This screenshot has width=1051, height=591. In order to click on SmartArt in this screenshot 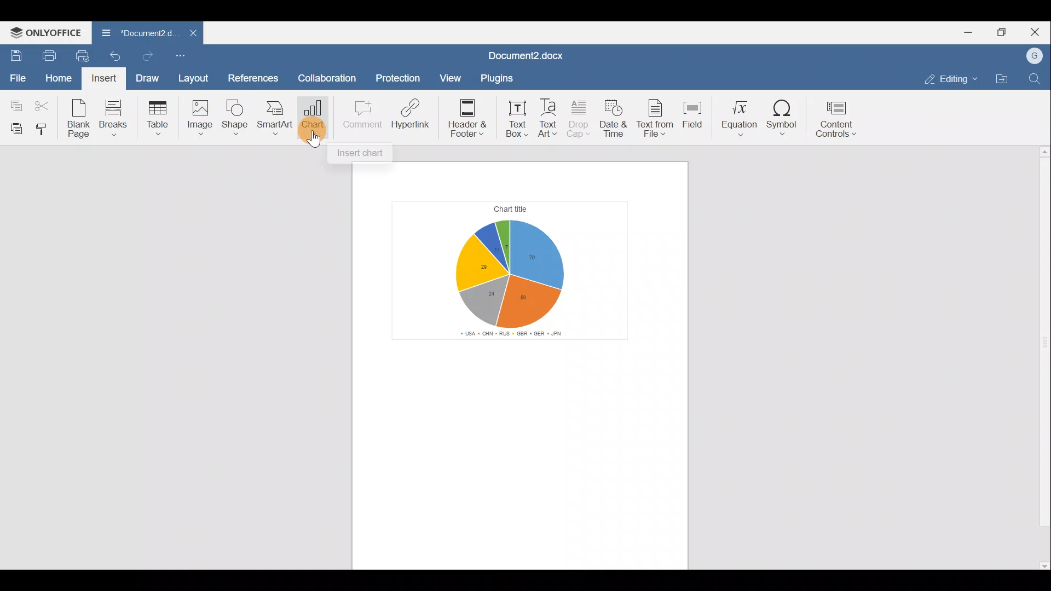, I will do `click(275, 119)`.